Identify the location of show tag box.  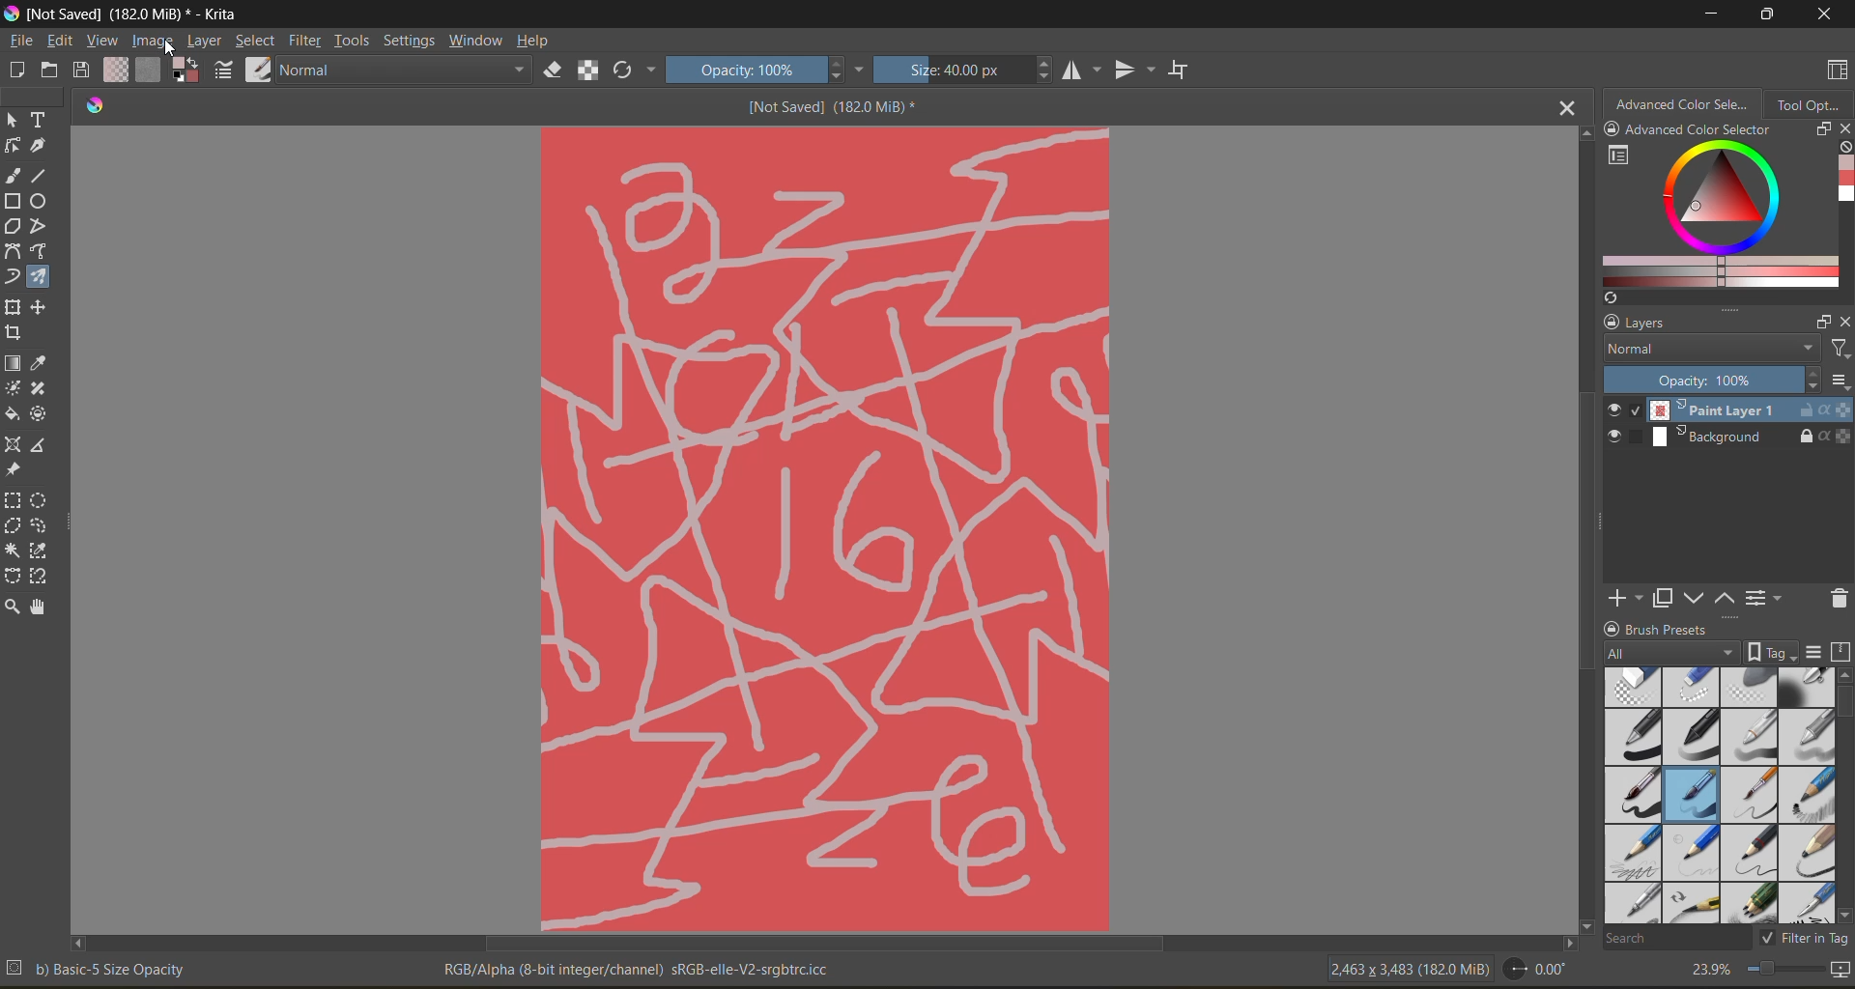
(1769, 649).